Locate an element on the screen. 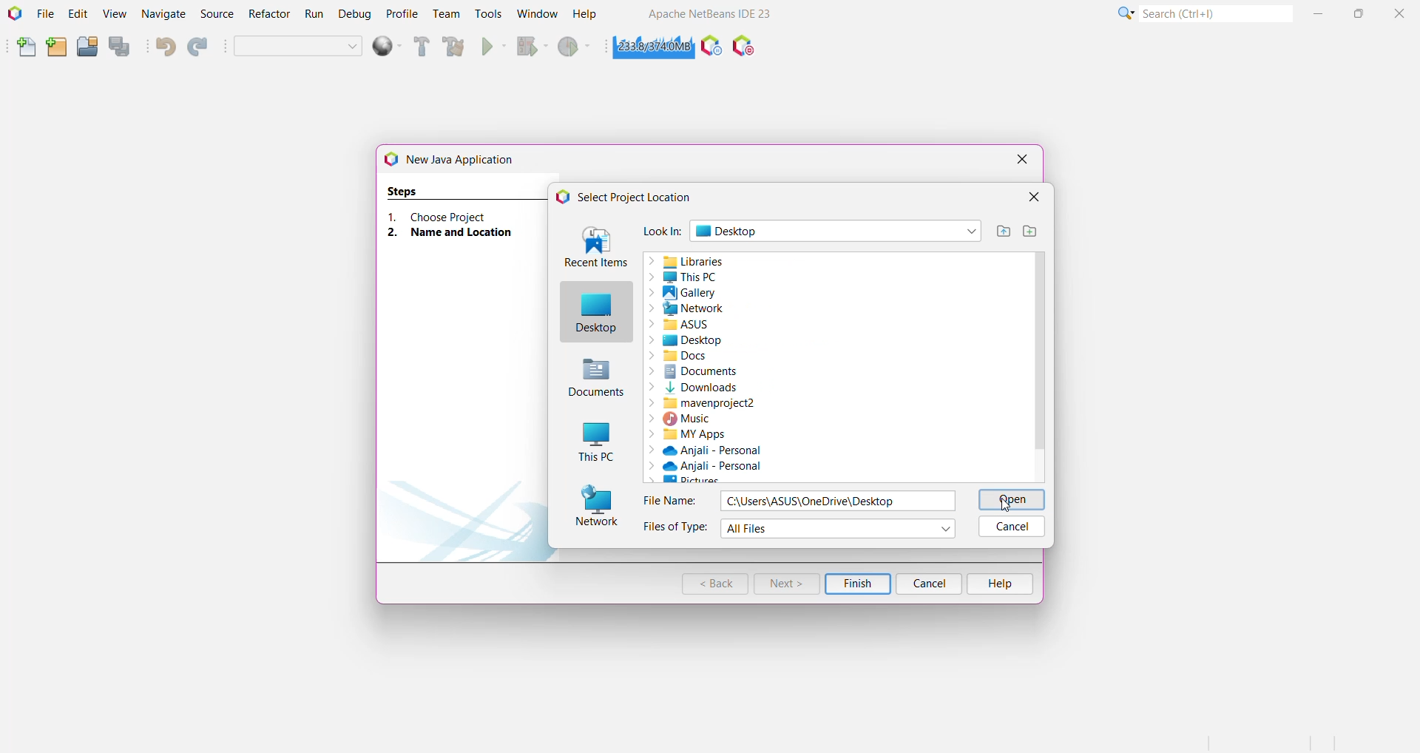  Documents is located at coordinates (829, 373).